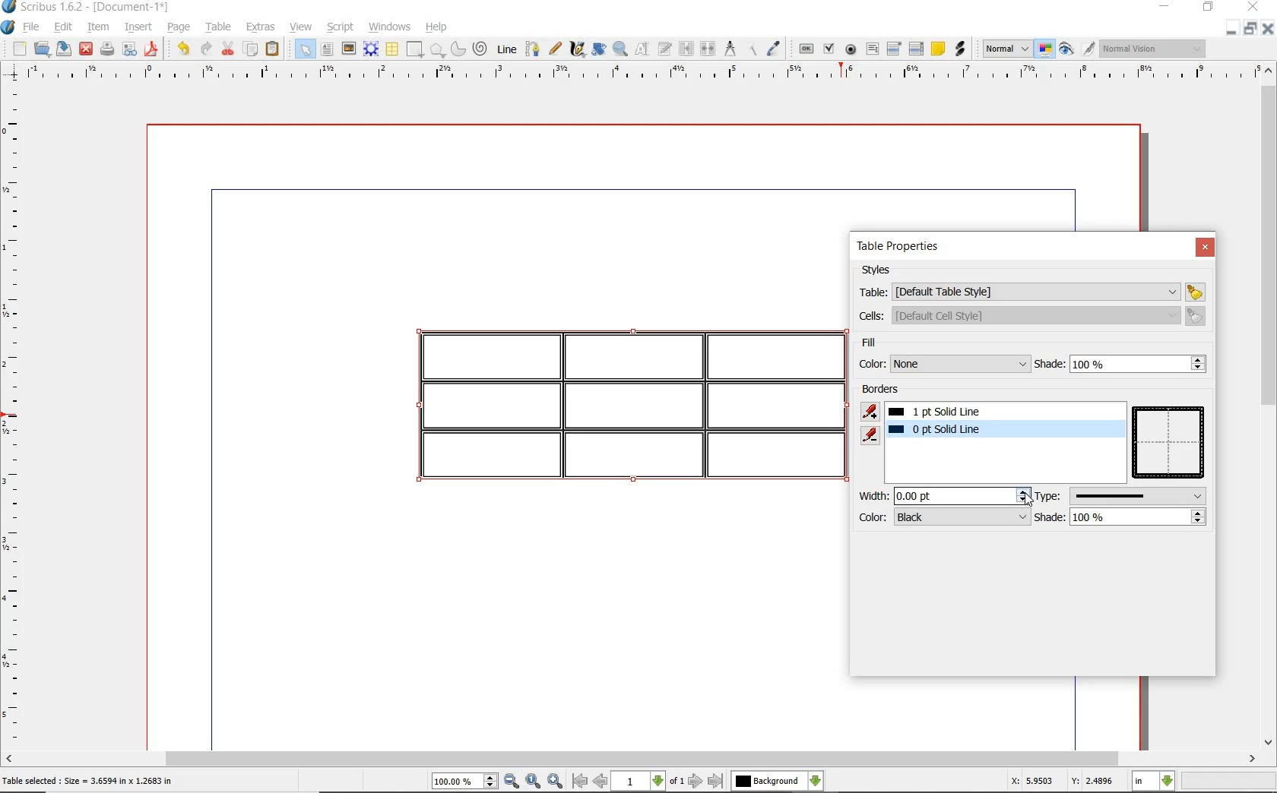 The image size is (1277, 793). Describe the element at coordinates (633, 74) in the screenshot. I see `ruler` at that location.